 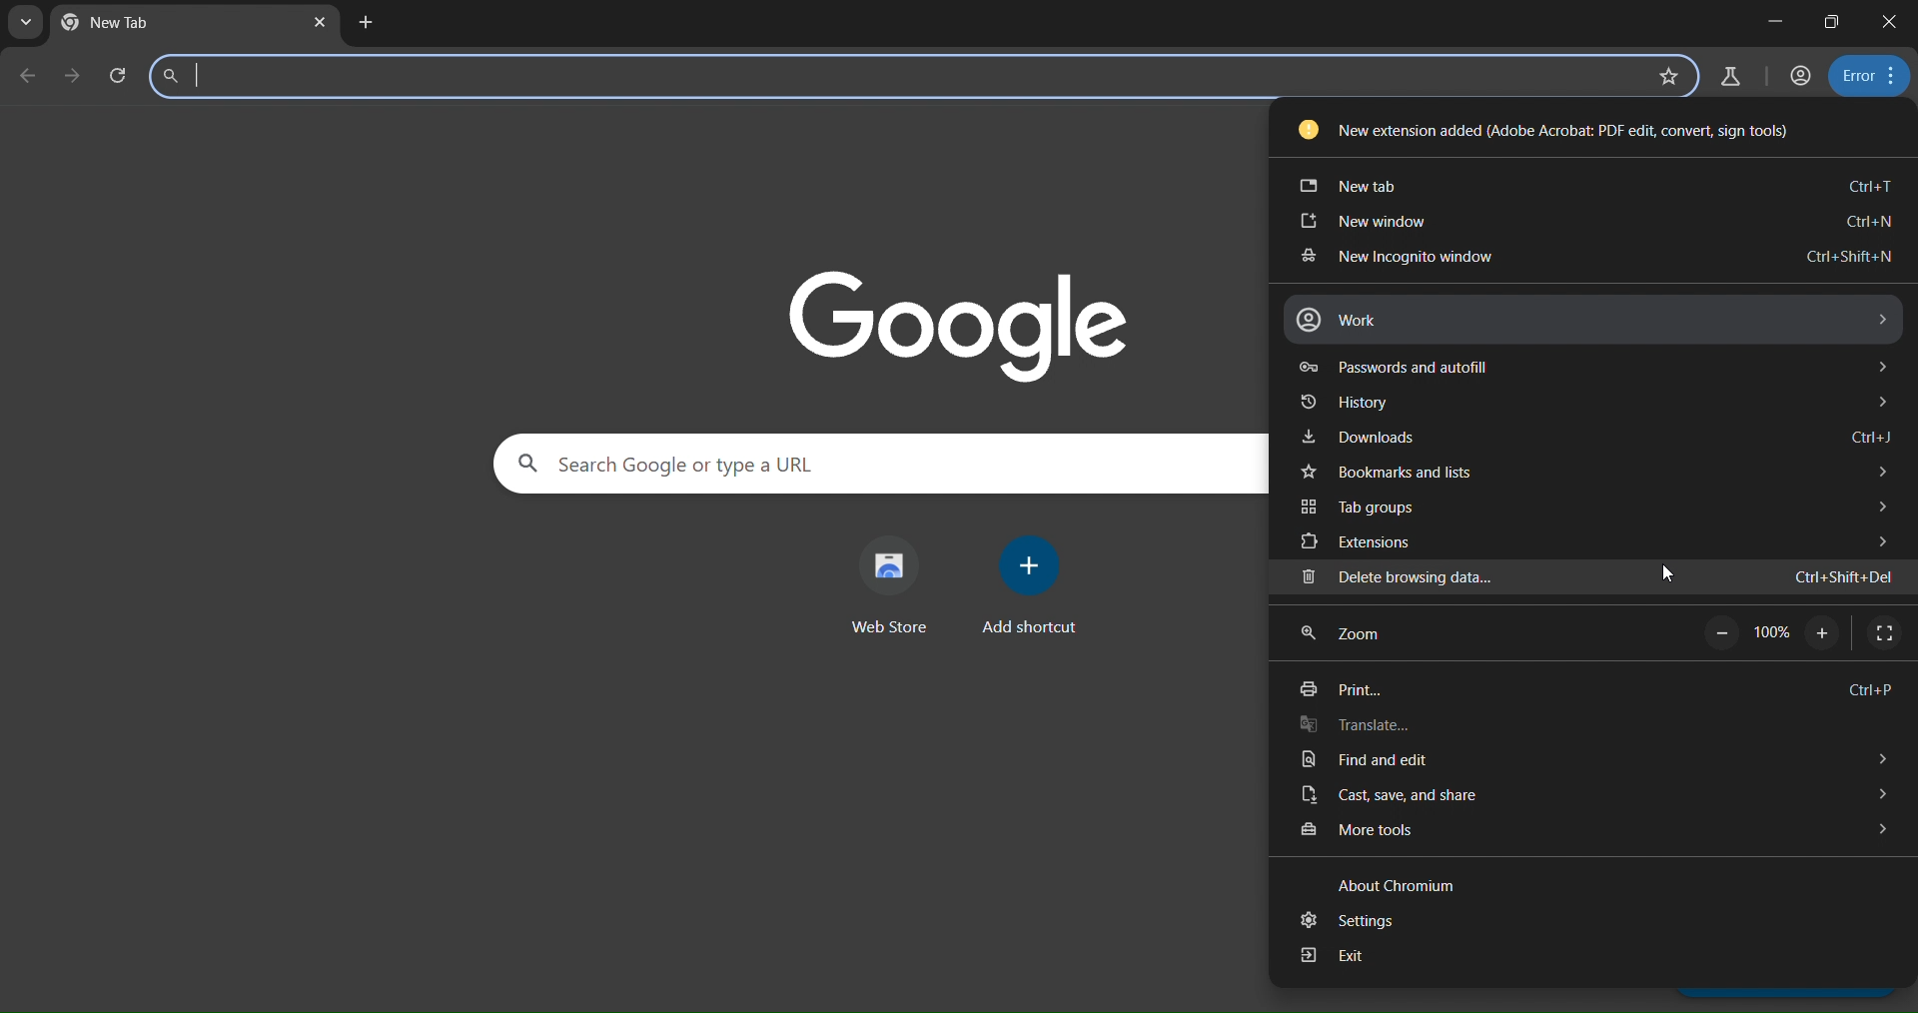 What do you see at coordinates (883, 464) in the screenshot?
I see `Search Google or type a URL` at bounding box center [883, 464].